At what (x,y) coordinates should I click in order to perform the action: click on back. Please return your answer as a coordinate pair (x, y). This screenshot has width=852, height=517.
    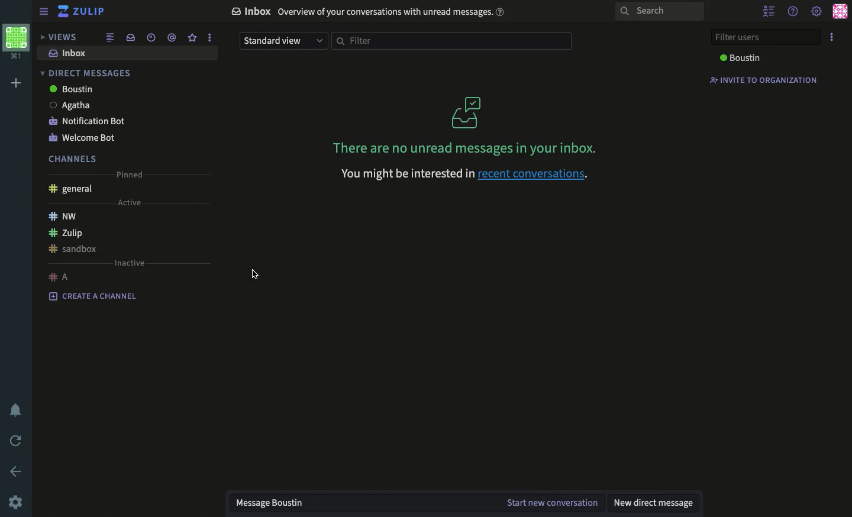
    Looking at the image, I should click on (16, 471).